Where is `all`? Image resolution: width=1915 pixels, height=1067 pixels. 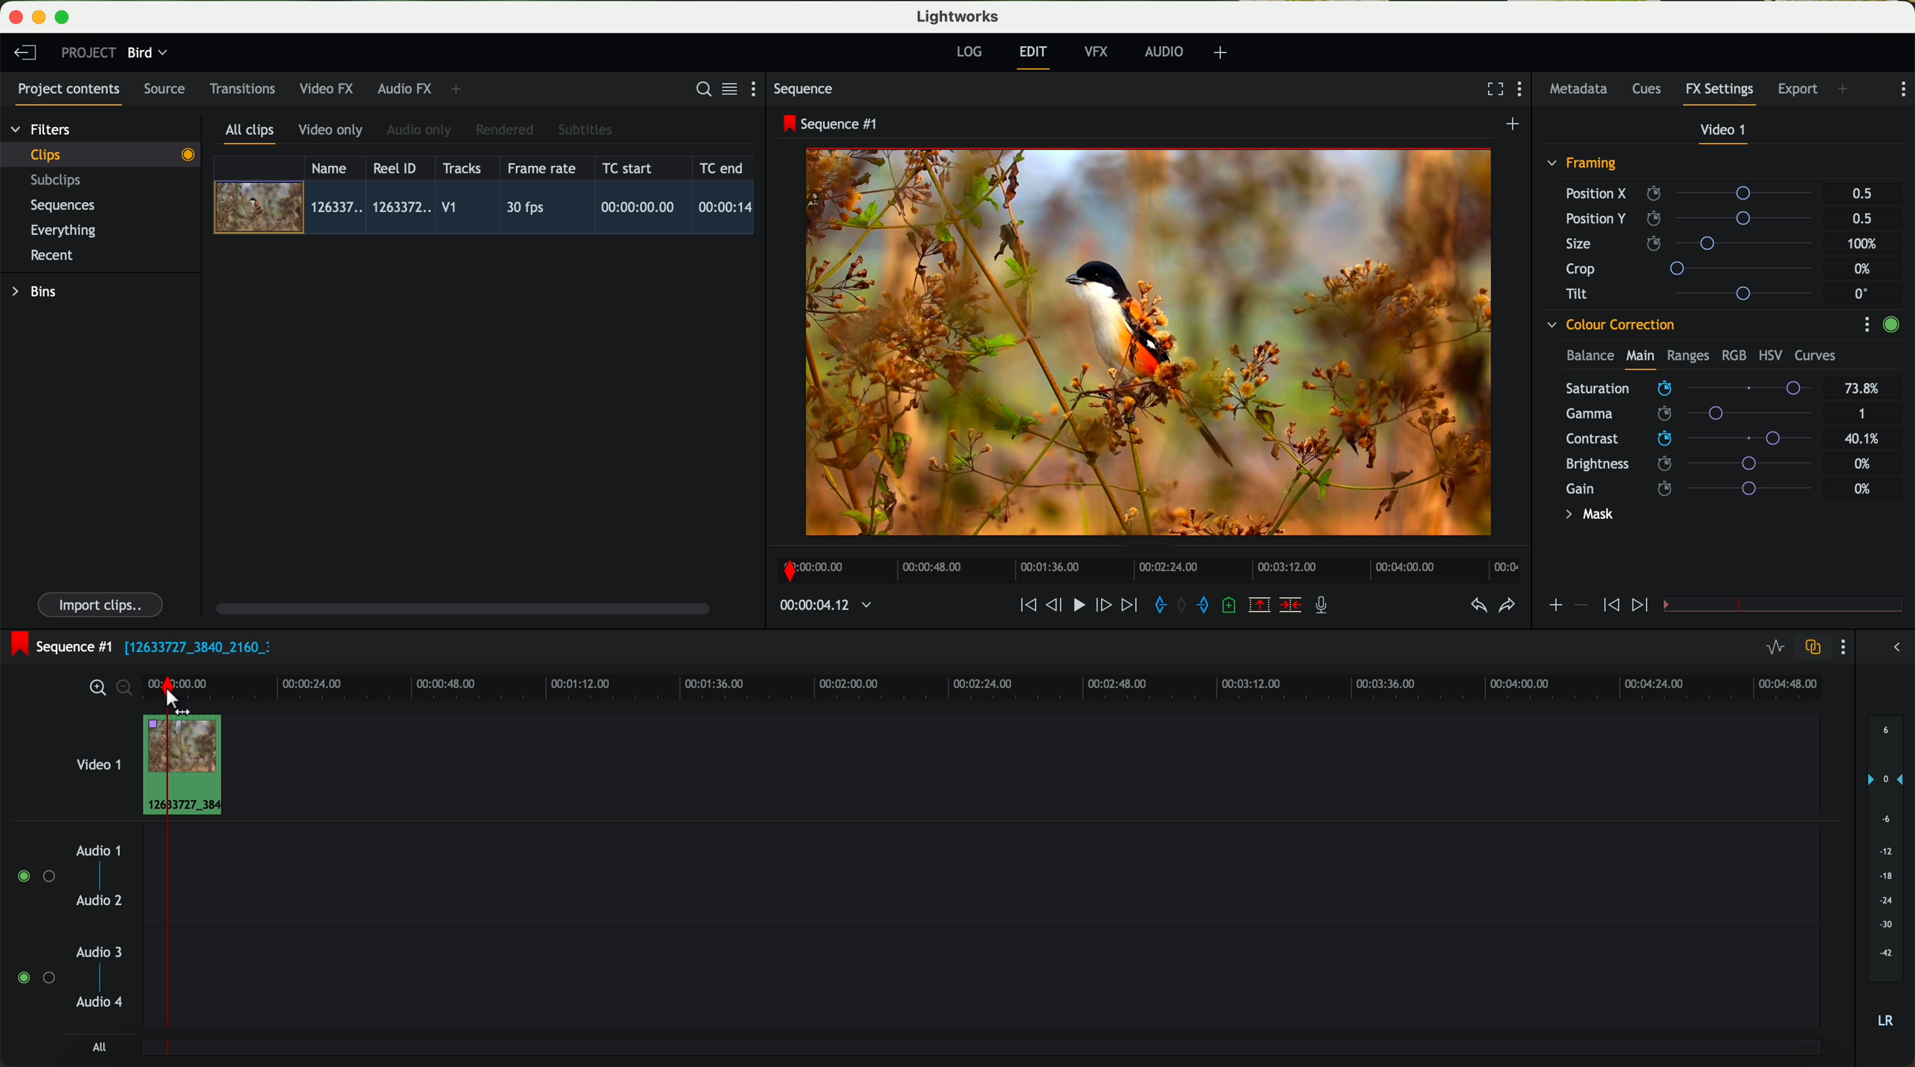
all is located at coordinates (99, 1047).